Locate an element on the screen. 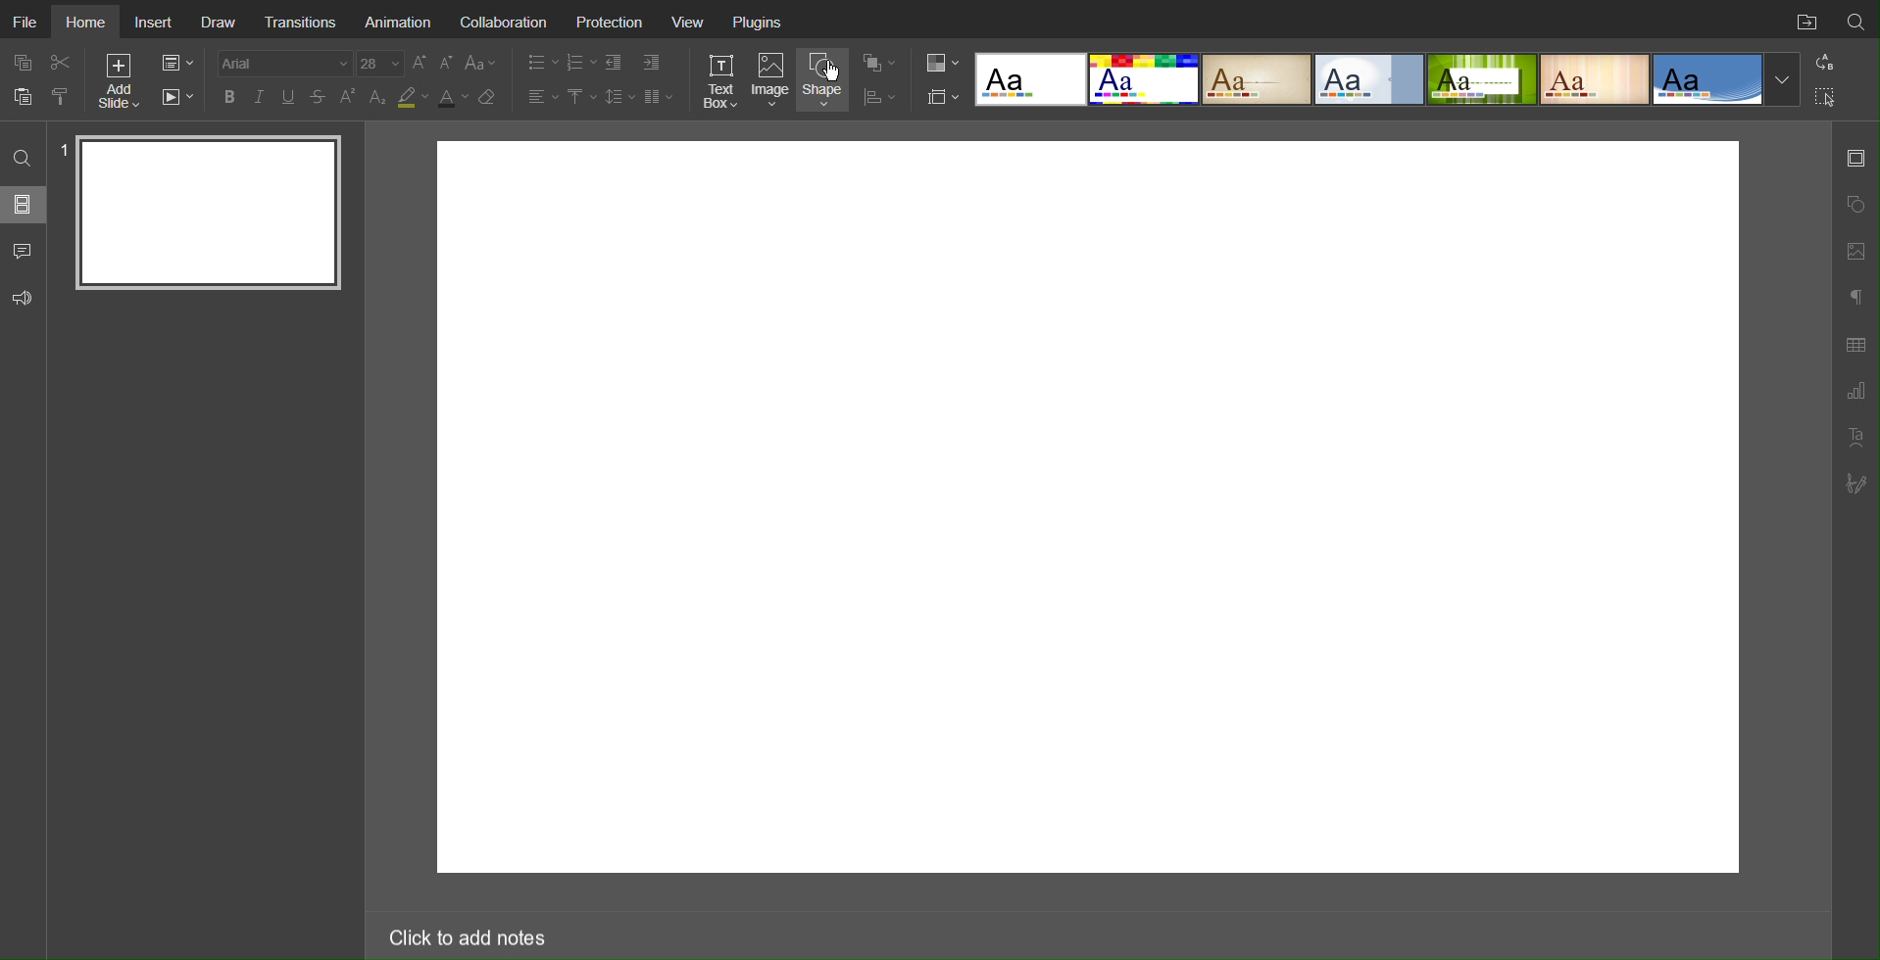  copy style is located at coordinates (68, 95).